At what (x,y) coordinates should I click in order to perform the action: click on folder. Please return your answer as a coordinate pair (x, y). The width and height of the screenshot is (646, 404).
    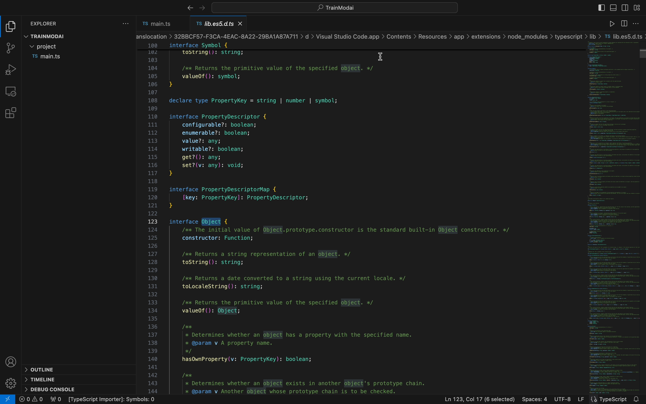
    Looking at the image, I should click on (48, 46).